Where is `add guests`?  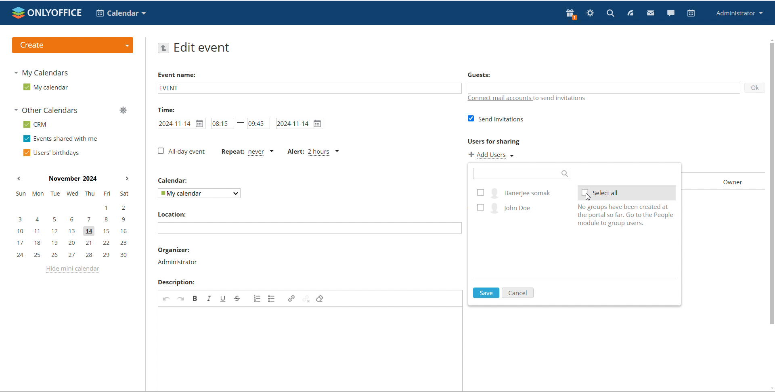
add guests is located at coordinates (603, 87).